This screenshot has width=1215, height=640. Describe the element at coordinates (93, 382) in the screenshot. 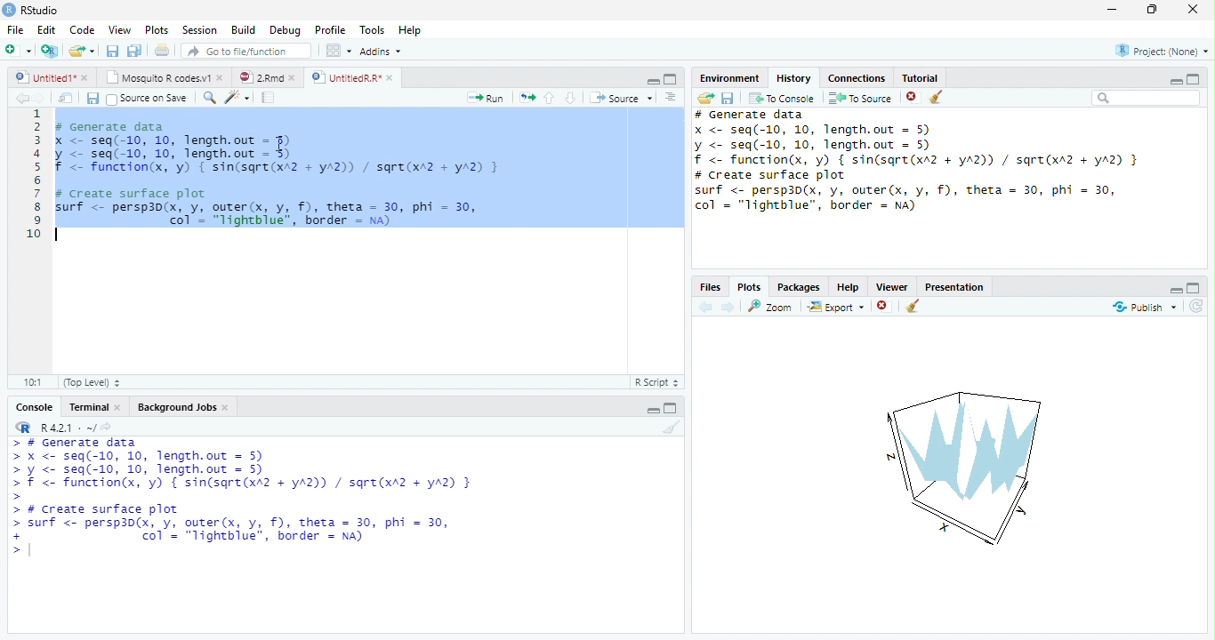

I see `(Top Level)` at that location.